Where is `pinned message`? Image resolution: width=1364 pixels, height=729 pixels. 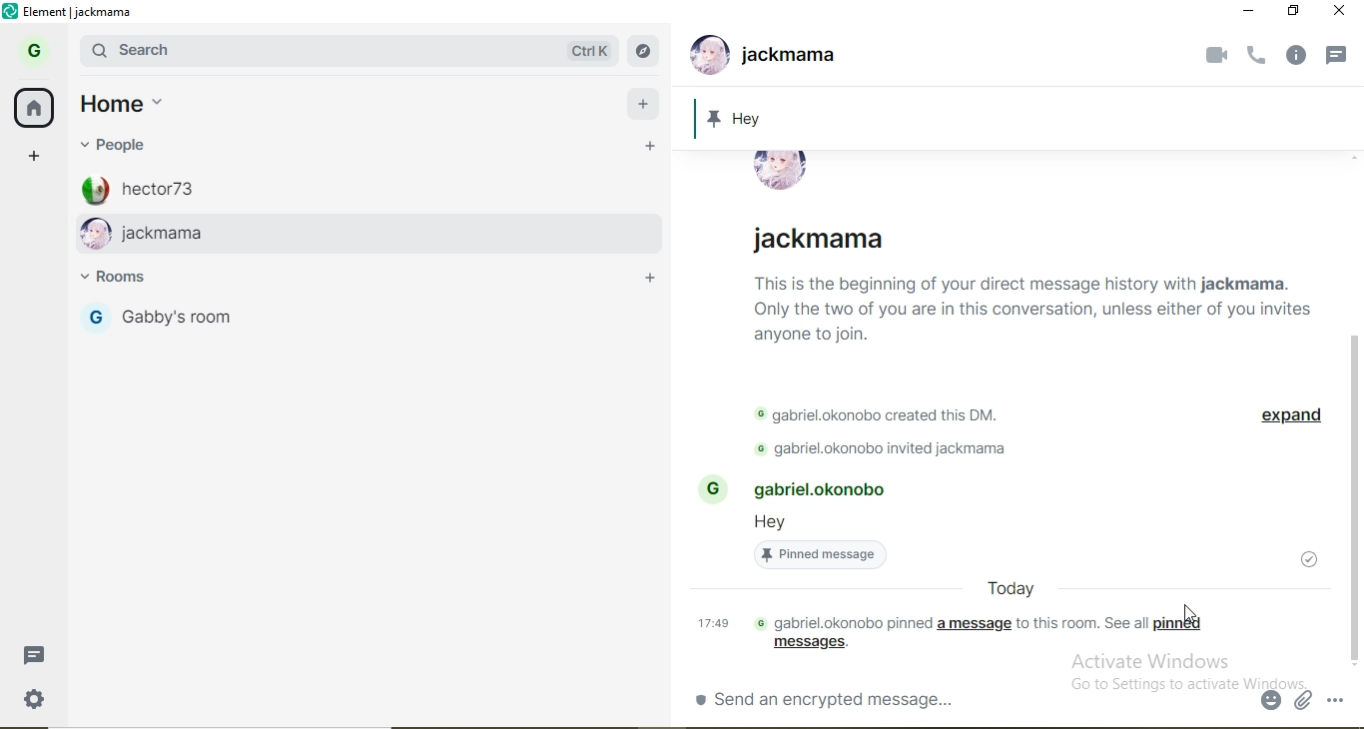
pinned message is located at coordinates (1024, 116).